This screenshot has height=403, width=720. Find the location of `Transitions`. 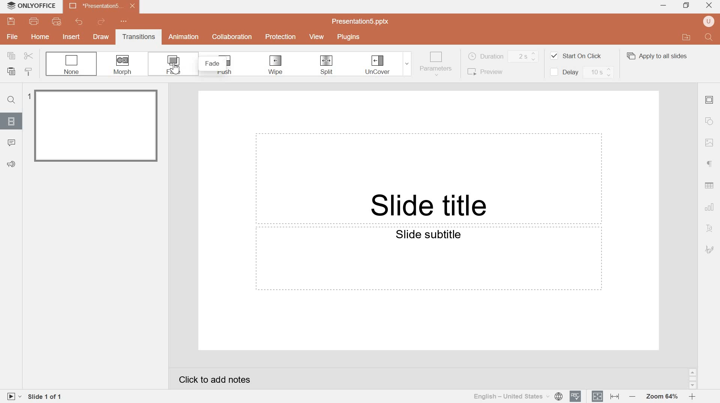

Transitions is located at coordinates (137, 36).